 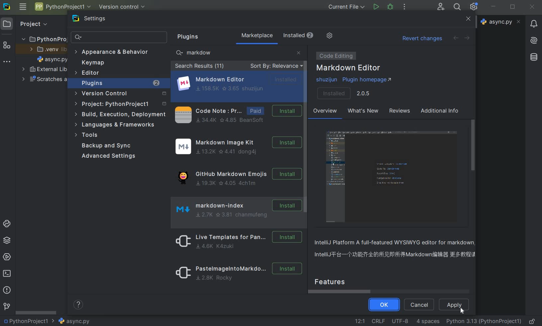 I want to click on markdown-index, so click(x=235, y=208).